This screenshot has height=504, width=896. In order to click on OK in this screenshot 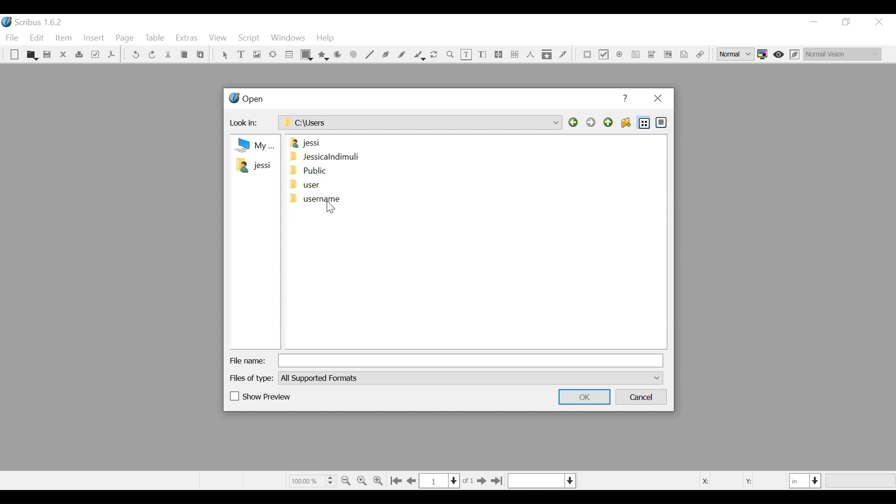, I will do `click(583, 397)`.